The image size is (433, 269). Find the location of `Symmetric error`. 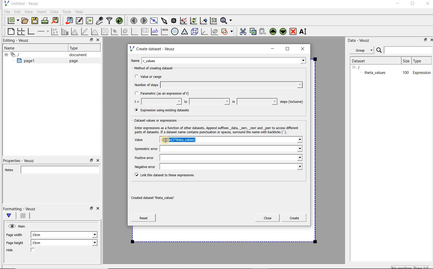

Symmetric error is located at coordinates (217, 149).